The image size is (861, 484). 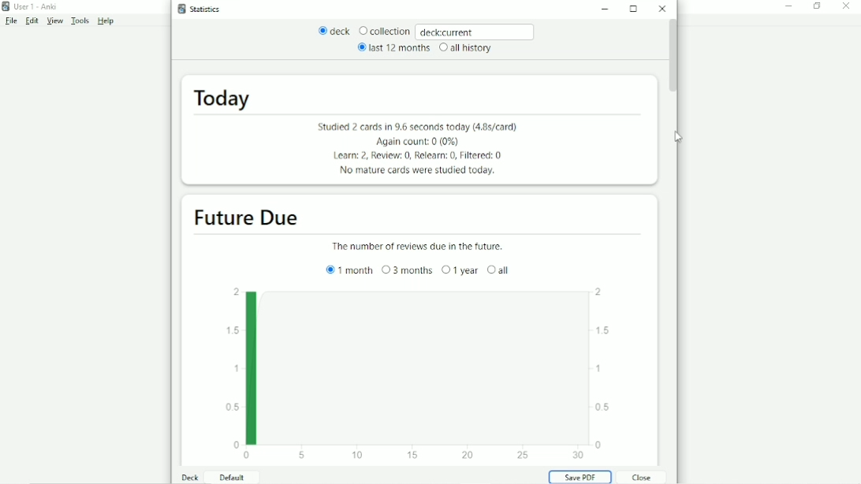 What do you see at coordinates (203, 9) in the screenshot?
I see `Statistics` at bounding box center [203, 9].